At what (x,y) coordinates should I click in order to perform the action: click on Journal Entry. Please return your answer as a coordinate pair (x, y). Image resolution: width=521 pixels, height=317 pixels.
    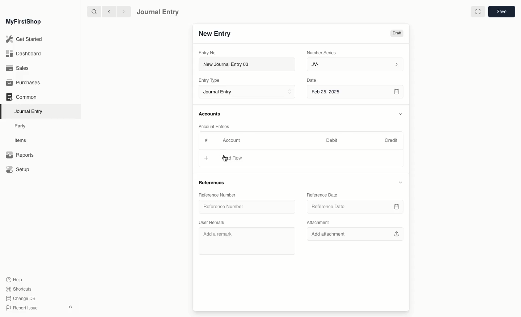
    Looking at the image, I should click on (30, 111).